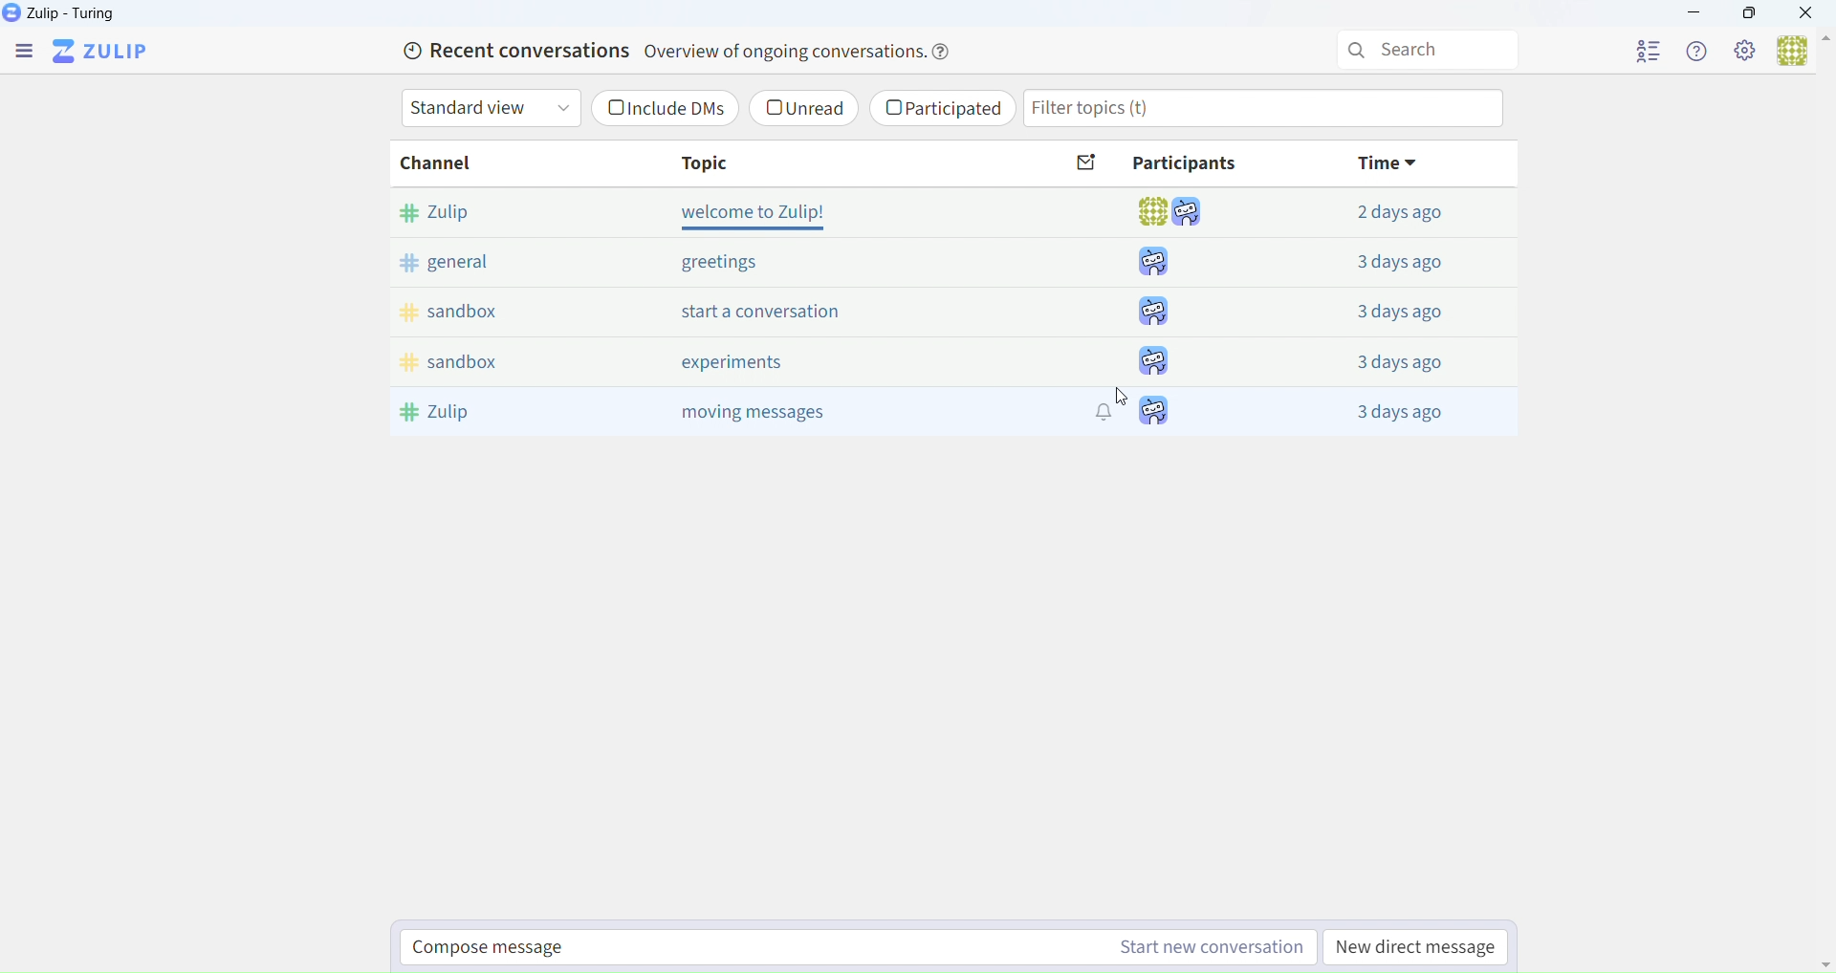 This screenshot has height=973, width=1836. Describe the element at coordinates (1650, 54) in the screenshot. I see `User list` at that location.